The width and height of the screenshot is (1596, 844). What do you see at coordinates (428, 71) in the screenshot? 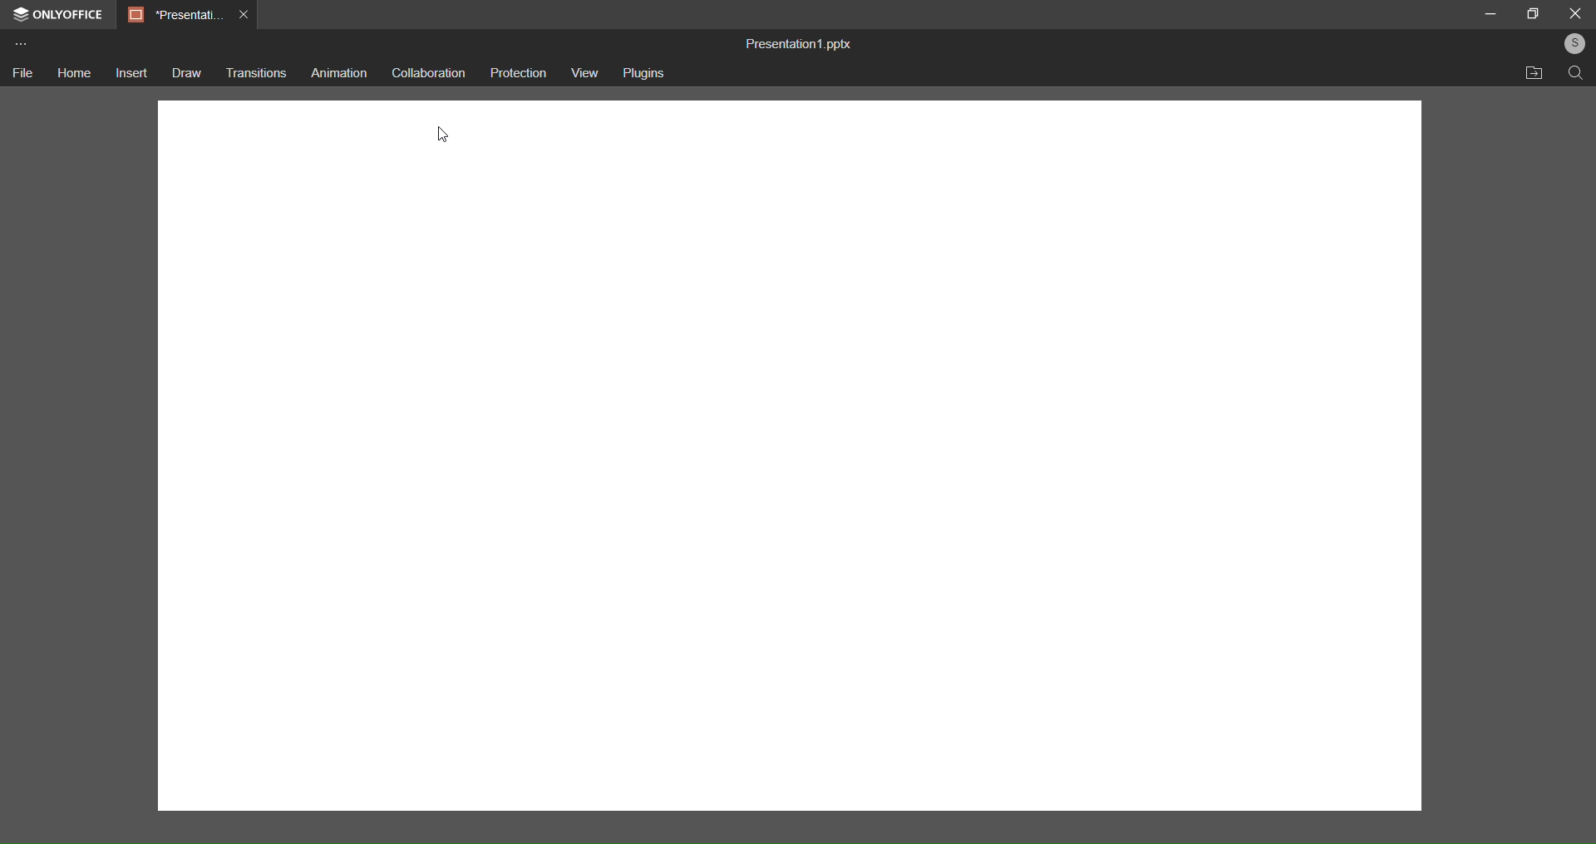
I see `collaboration` at bounding box center [428, 71].